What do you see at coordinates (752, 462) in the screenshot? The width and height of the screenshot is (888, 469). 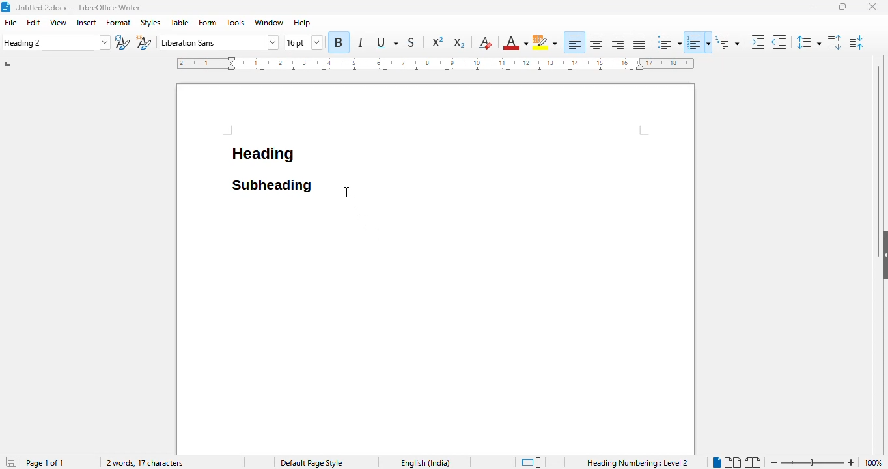 I see `book view` at bounding box center [752, 462].